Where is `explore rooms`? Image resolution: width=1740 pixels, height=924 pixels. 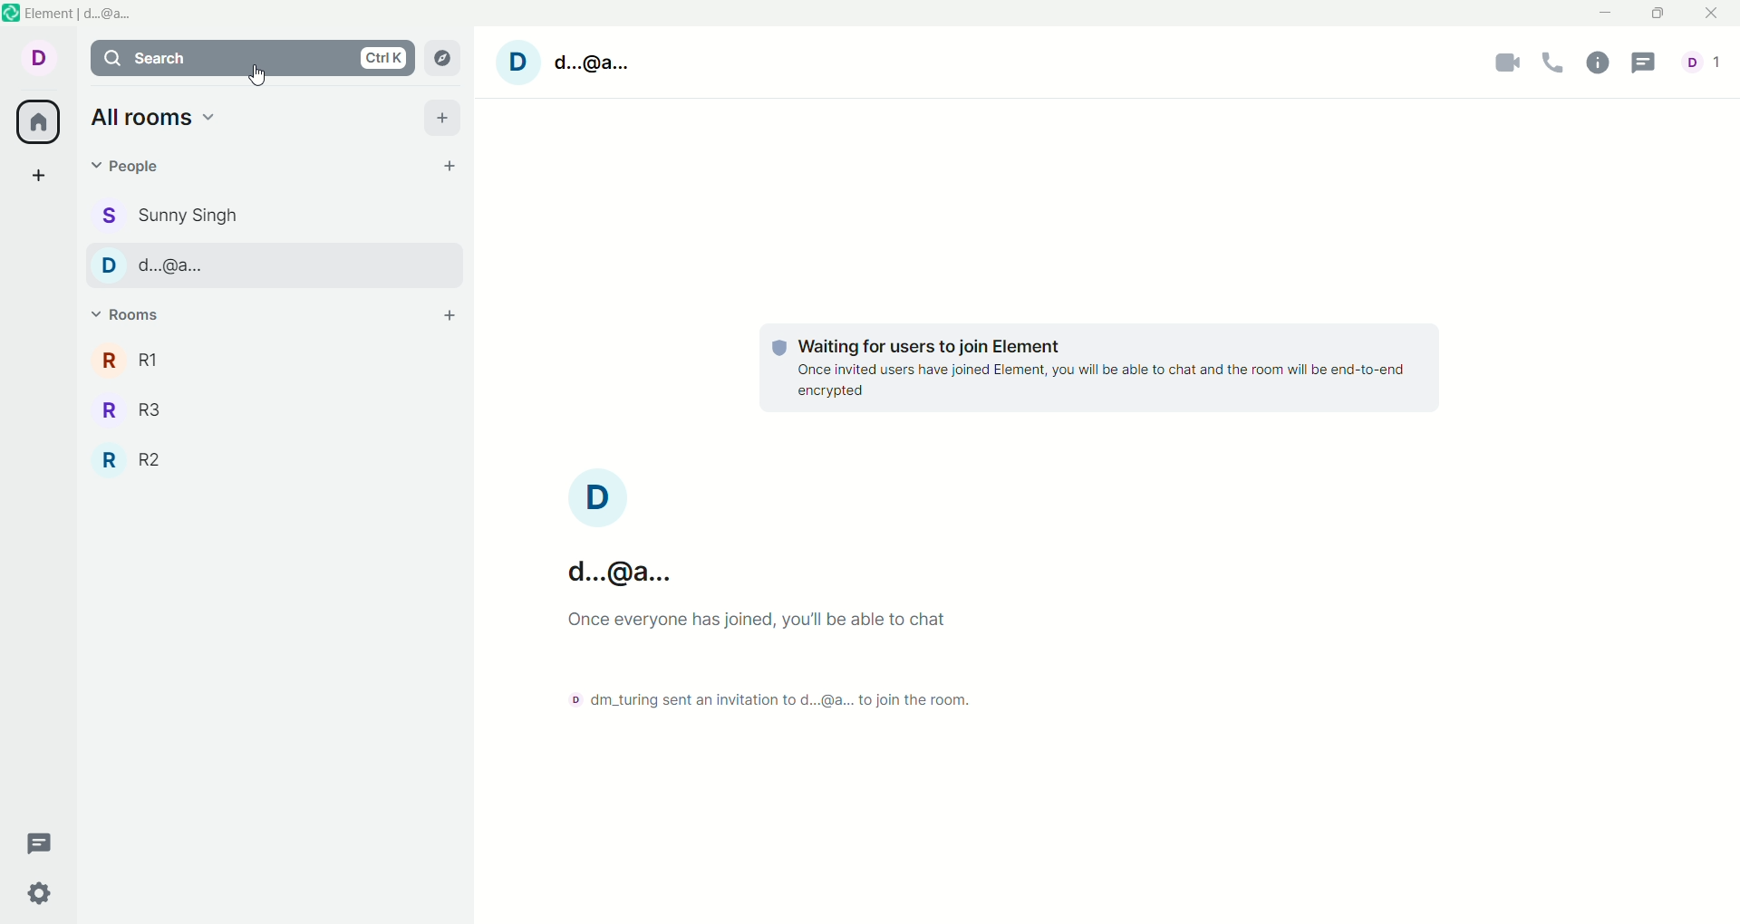 explore rooms is located at coordinates (440, 60).